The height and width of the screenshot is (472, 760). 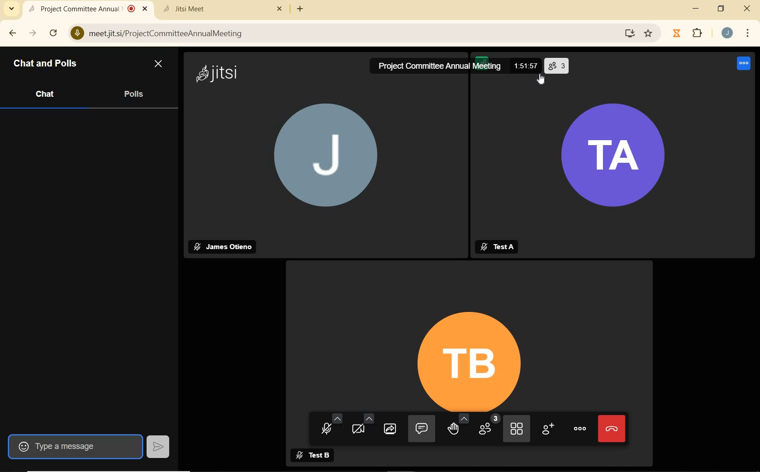 I want to click on back, so click(x=11, y=33).